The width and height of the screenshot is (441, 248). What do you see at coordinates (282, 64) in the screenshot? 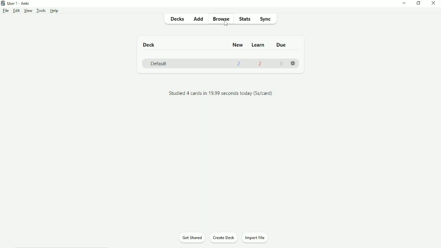
I see `0` at bounding box center [282, 64].